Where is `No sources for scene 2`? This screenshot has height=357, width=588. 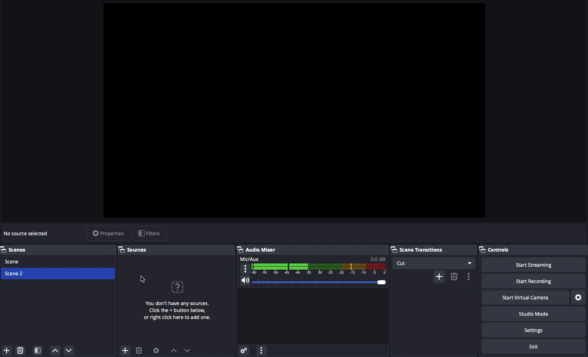 No sources for scene 2 is located at coordinates (179, 306).